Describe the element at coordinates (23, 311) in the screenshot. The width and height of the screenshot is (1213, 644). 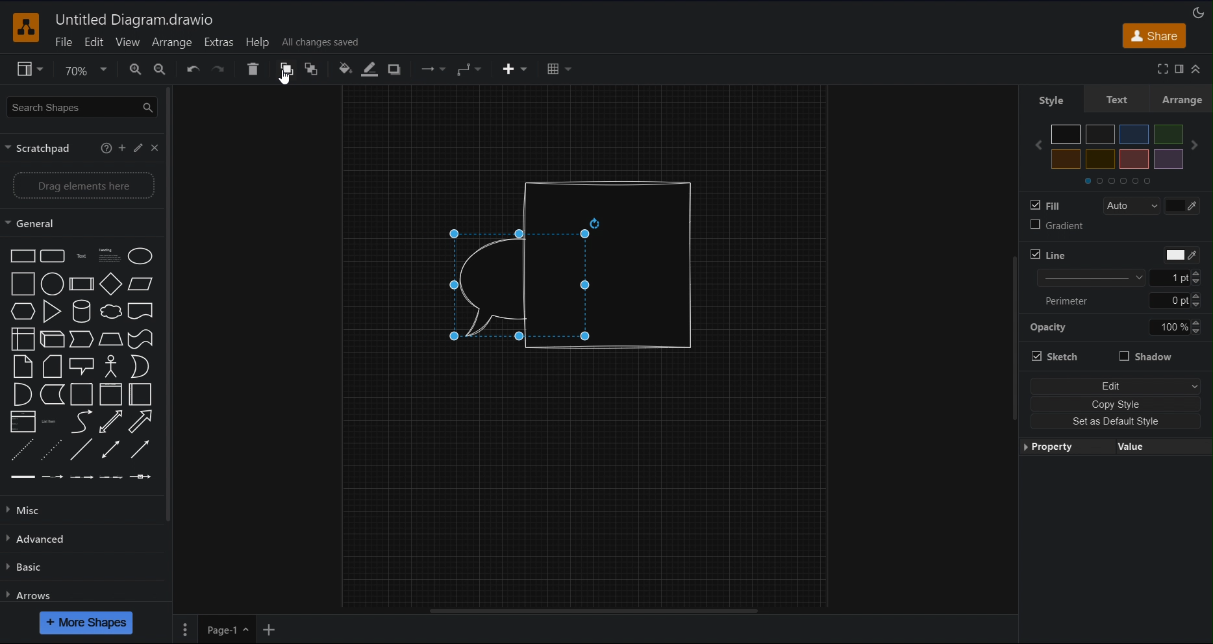
I see `Hexagon` at that location.